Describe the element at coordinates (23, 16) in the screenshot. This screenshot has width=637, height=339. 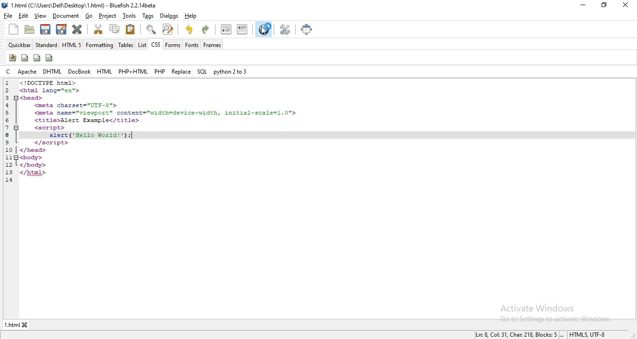
I see `edit` at that location.